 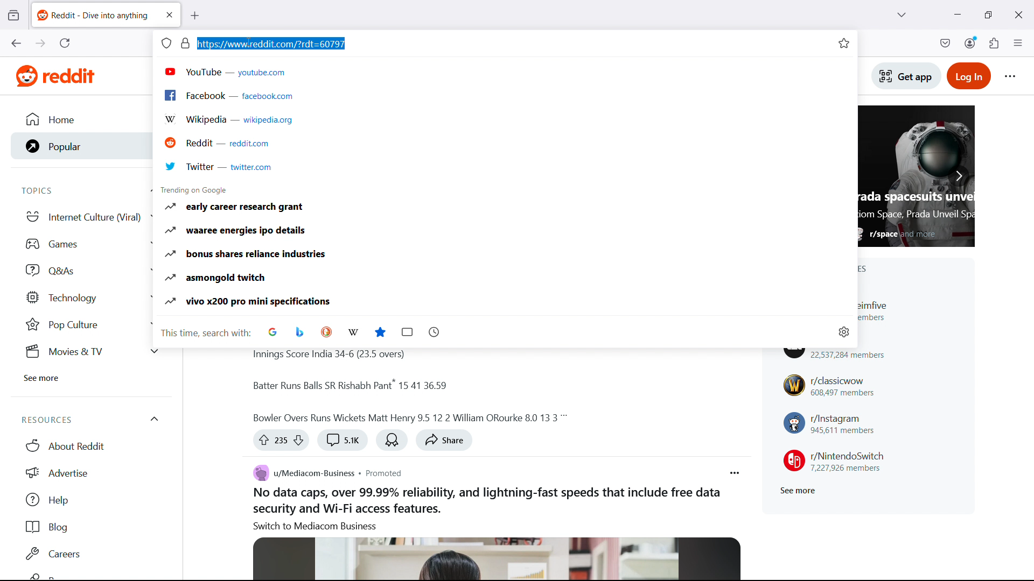 I want to click on Home, so click(x=77, y=121).